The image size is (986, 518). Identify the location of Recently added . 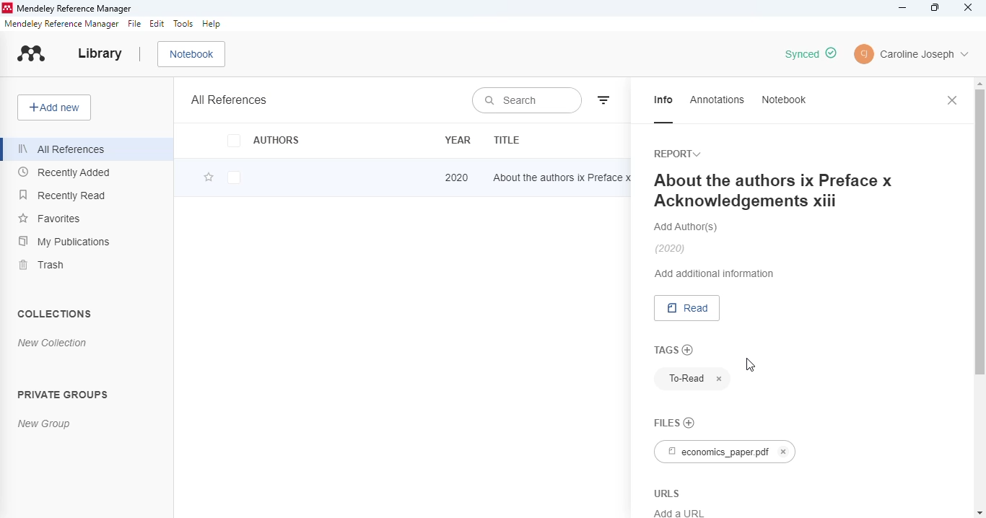
(65, 174).